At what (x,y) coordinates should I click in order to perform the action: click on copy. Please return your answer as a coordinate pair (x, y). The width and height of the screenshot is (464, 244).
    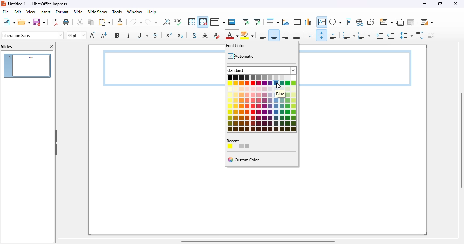
    Looking at the image, I should click on (91, 22).